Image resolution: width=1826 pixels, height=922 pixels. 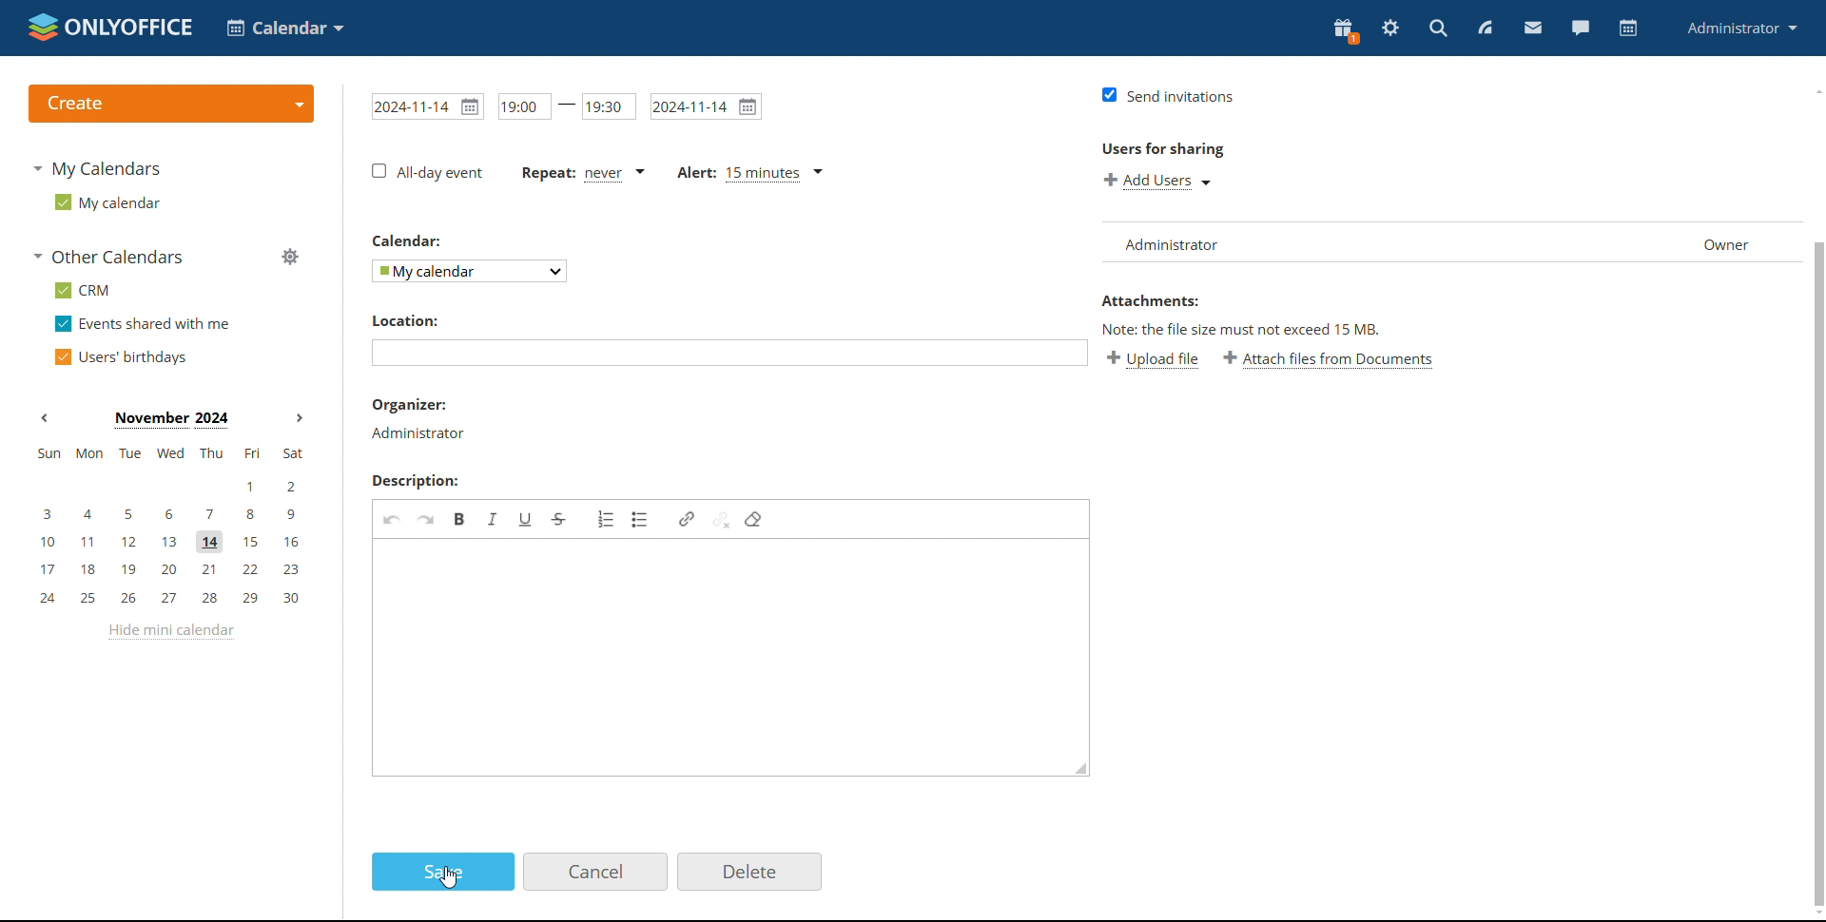 What do you see at coordinates (1266, 331) in the screenshot?
I see `note` at bounding box center [1266, 331].